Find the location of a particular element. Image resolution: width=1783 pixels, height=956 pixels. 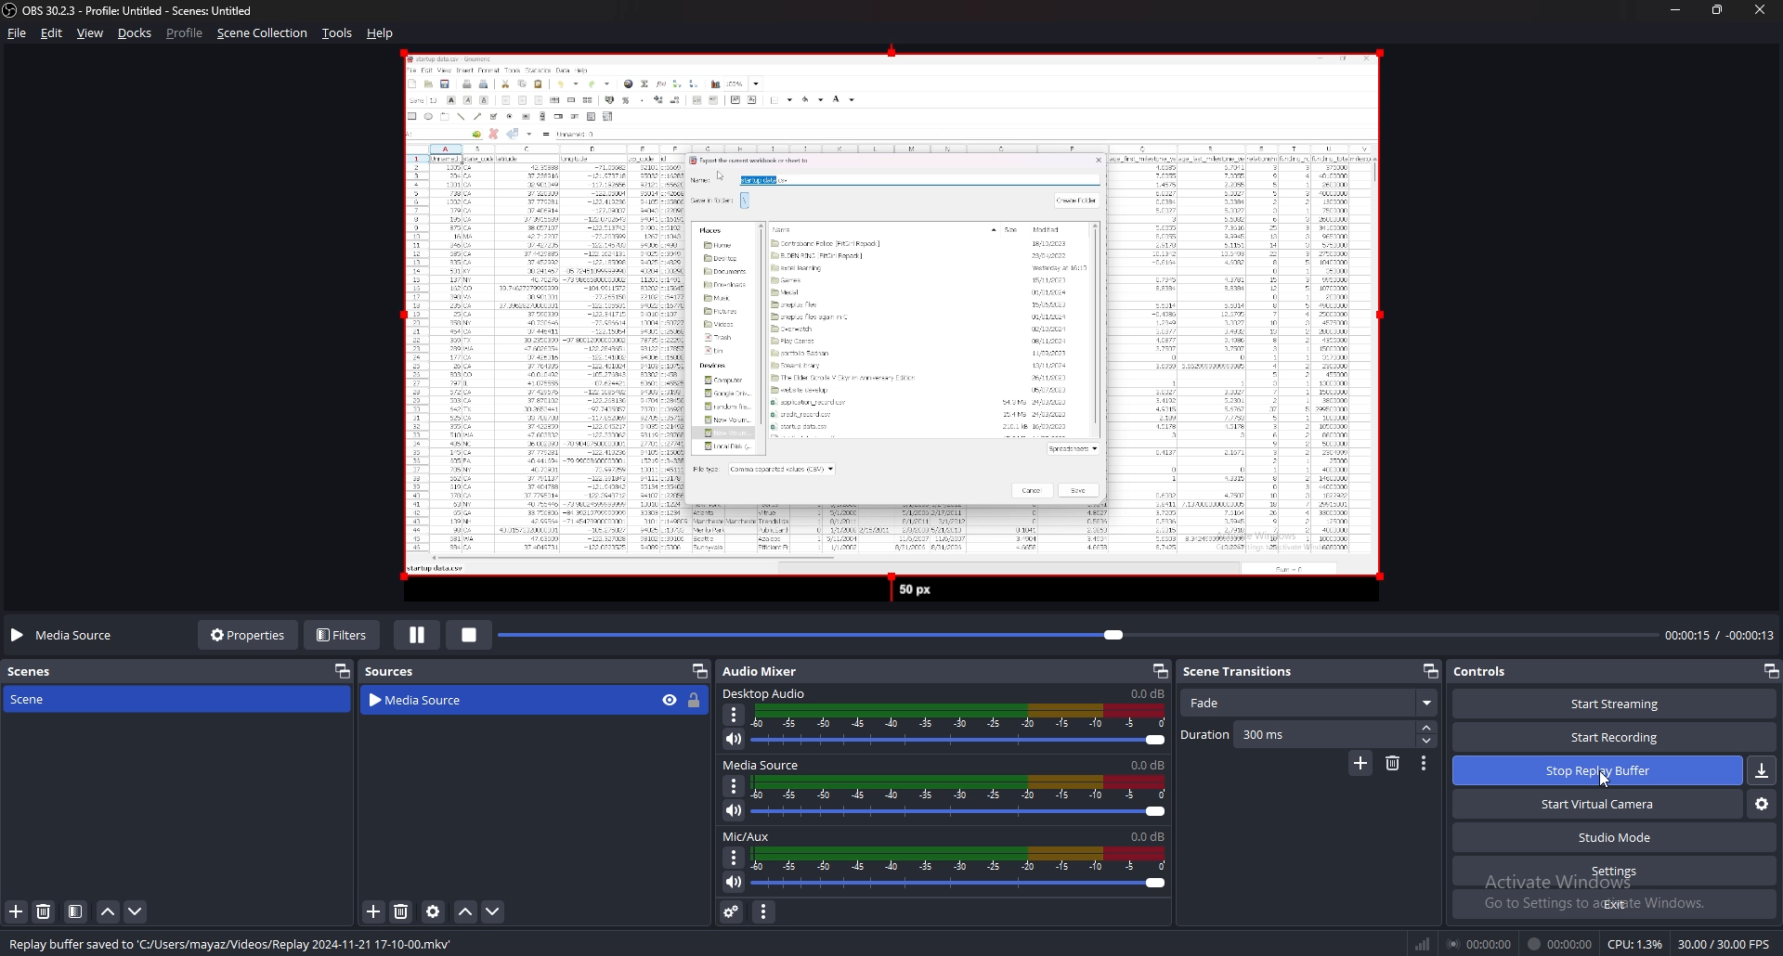

cursor is located at coordinates (1604, 779).